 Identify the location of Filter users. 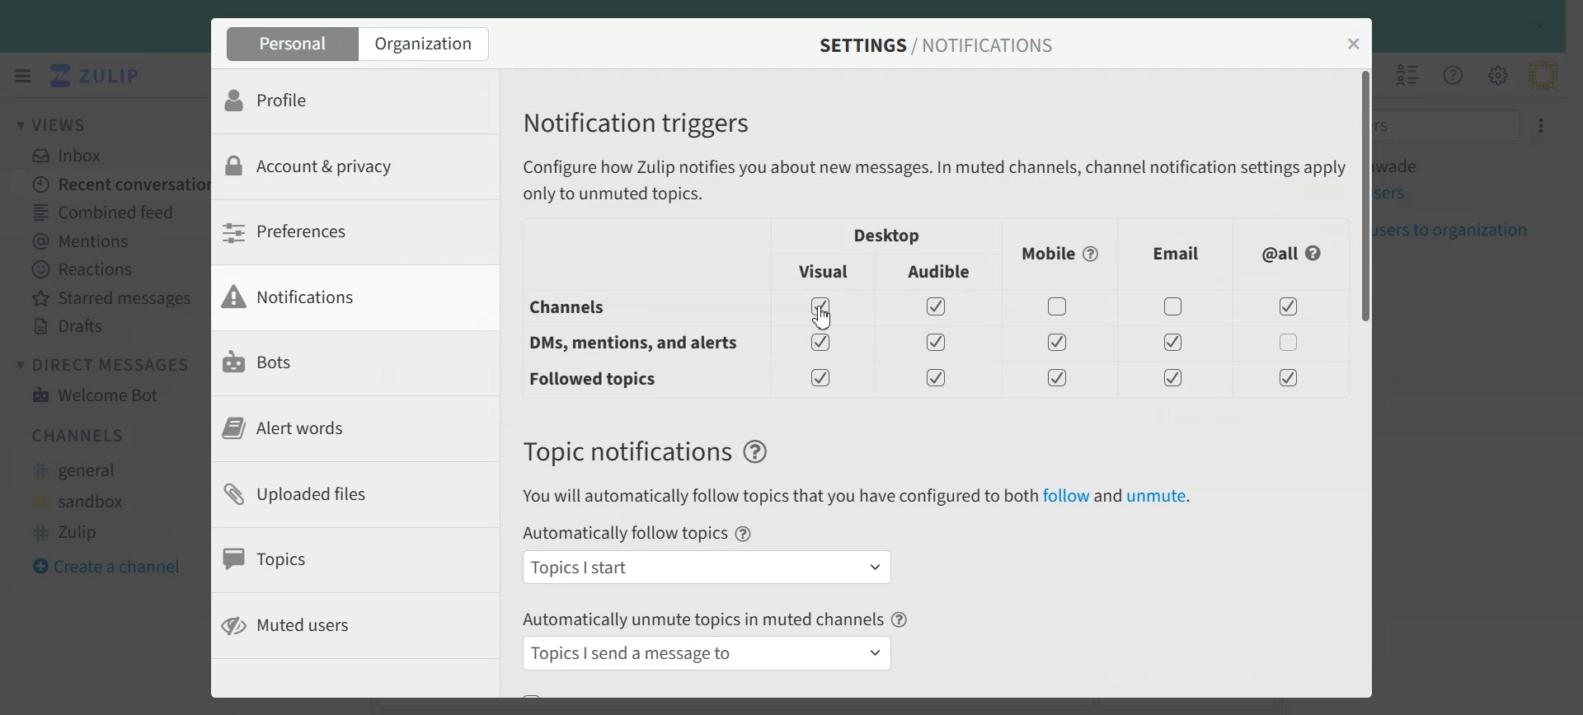
(1451, 124).